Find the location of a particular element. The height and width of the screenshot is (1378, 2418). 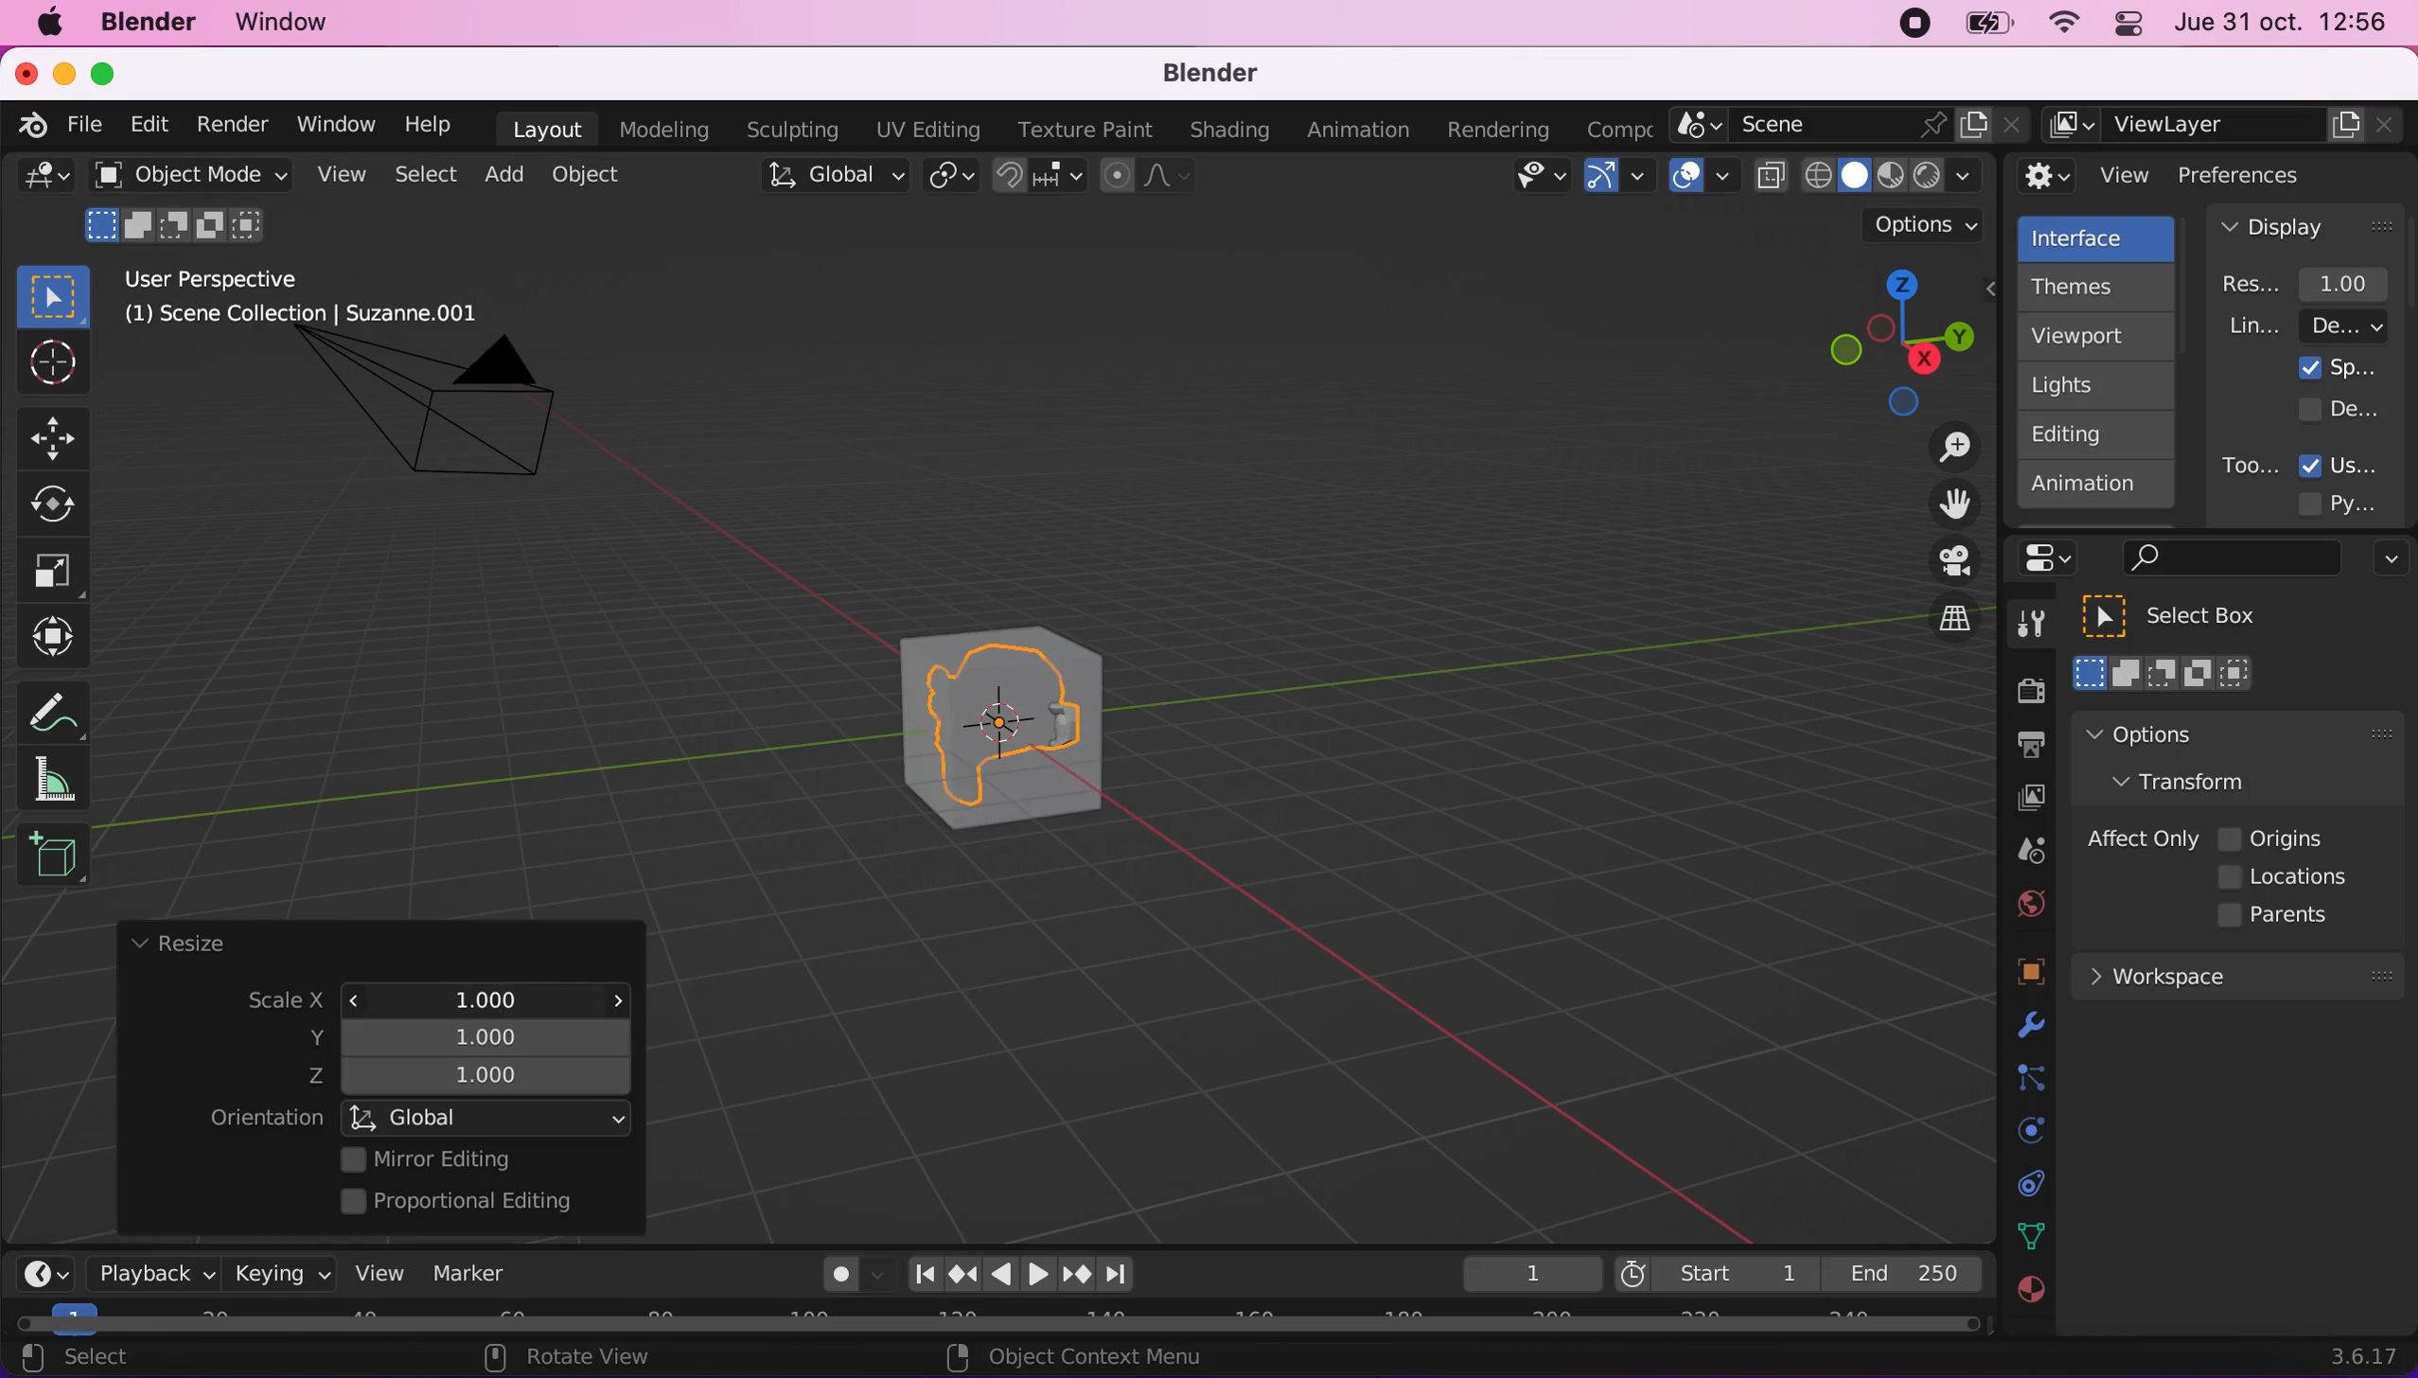

splash screen is located at coordinates (2339, 367).